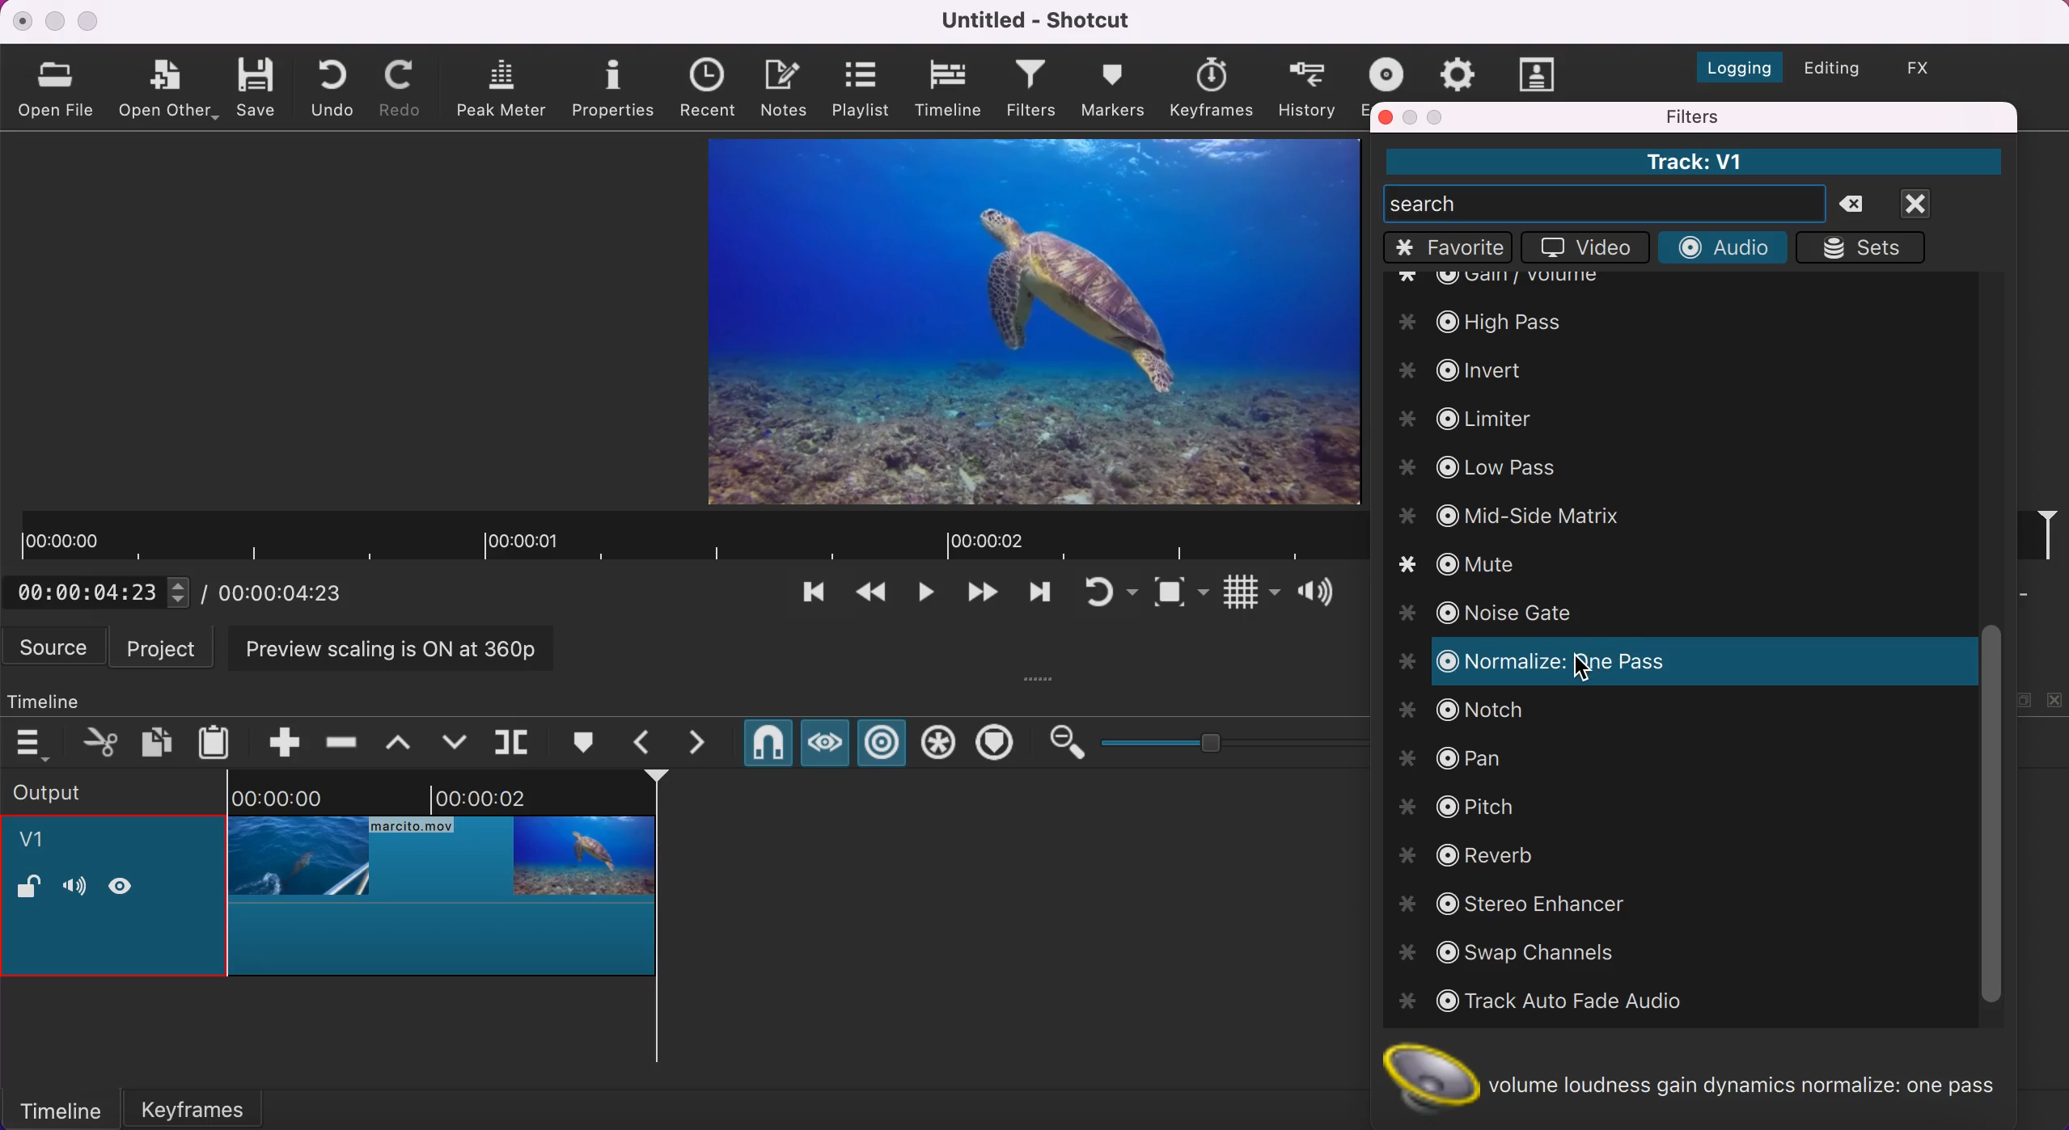 The width and height of the screenshot is (2069, 1130). Describe the element at coordinates (1386, 116) in the screenshot. I see `close` at that location.